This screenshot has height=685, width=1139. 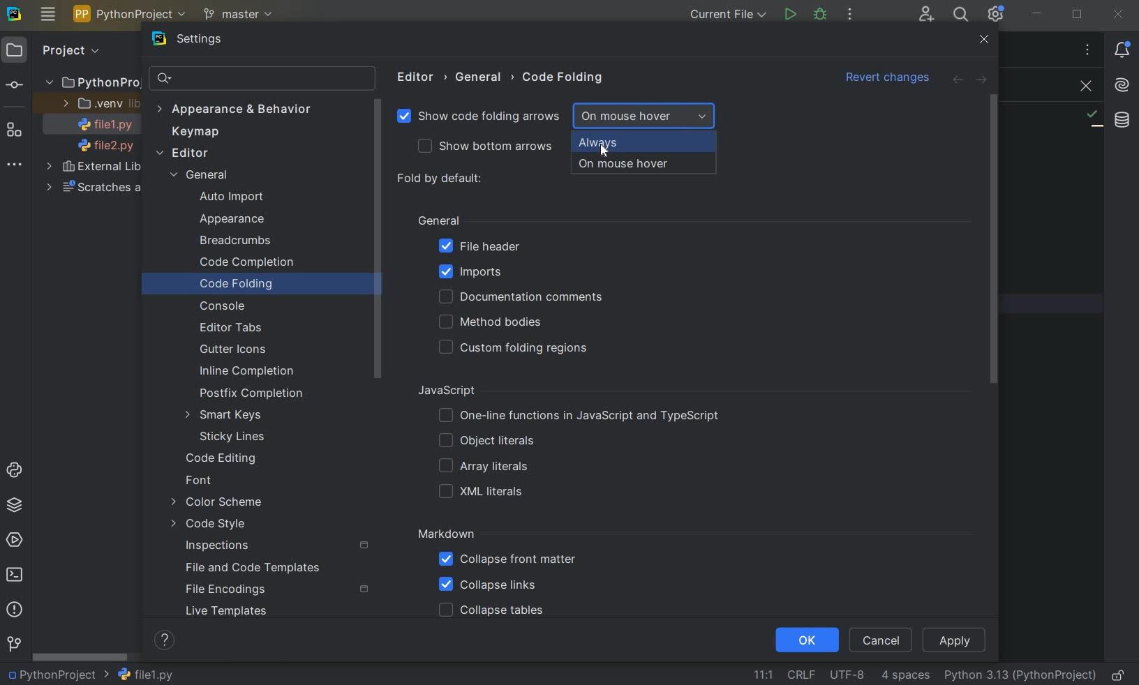 I want to click on CODE STYLE, so click(x=231, y=524).